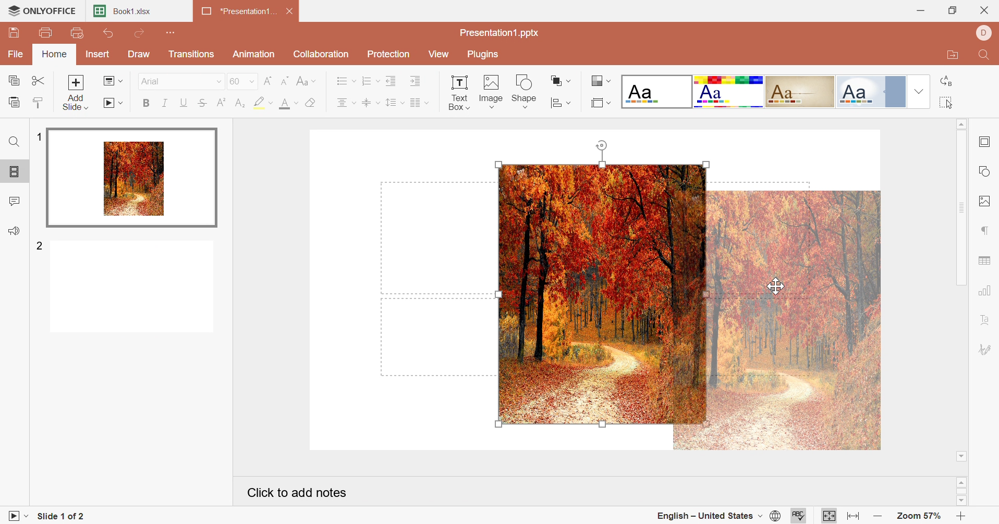  I want to click on Text Art settings, so click(987, 319).